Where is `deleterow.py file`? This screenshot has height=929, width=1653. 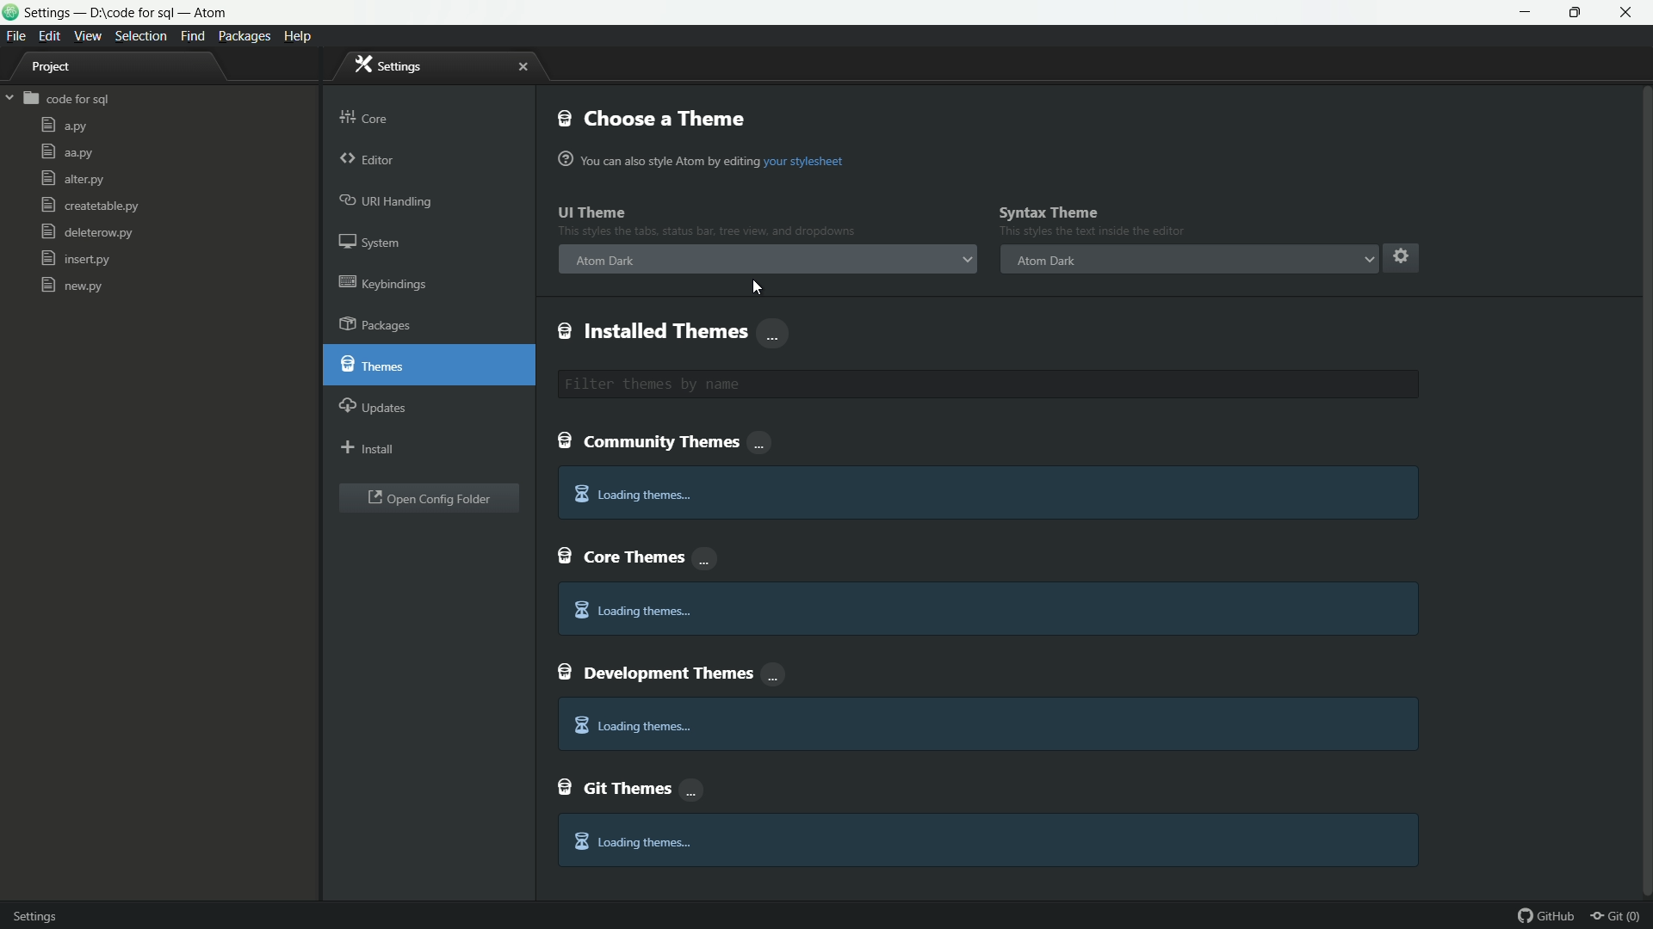
deleterow.py file is located at coordinates (87, 231).